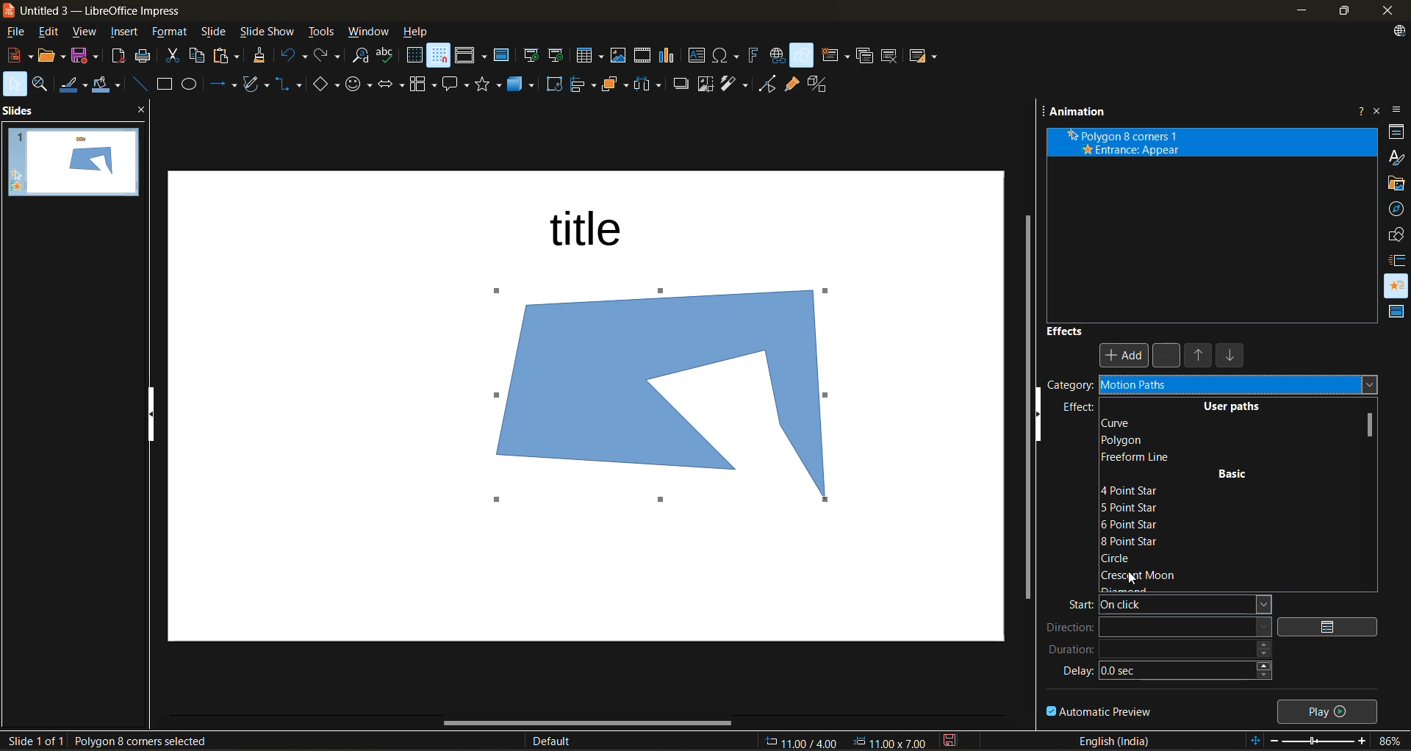  I want to click on polygon, so click(1119, 441).